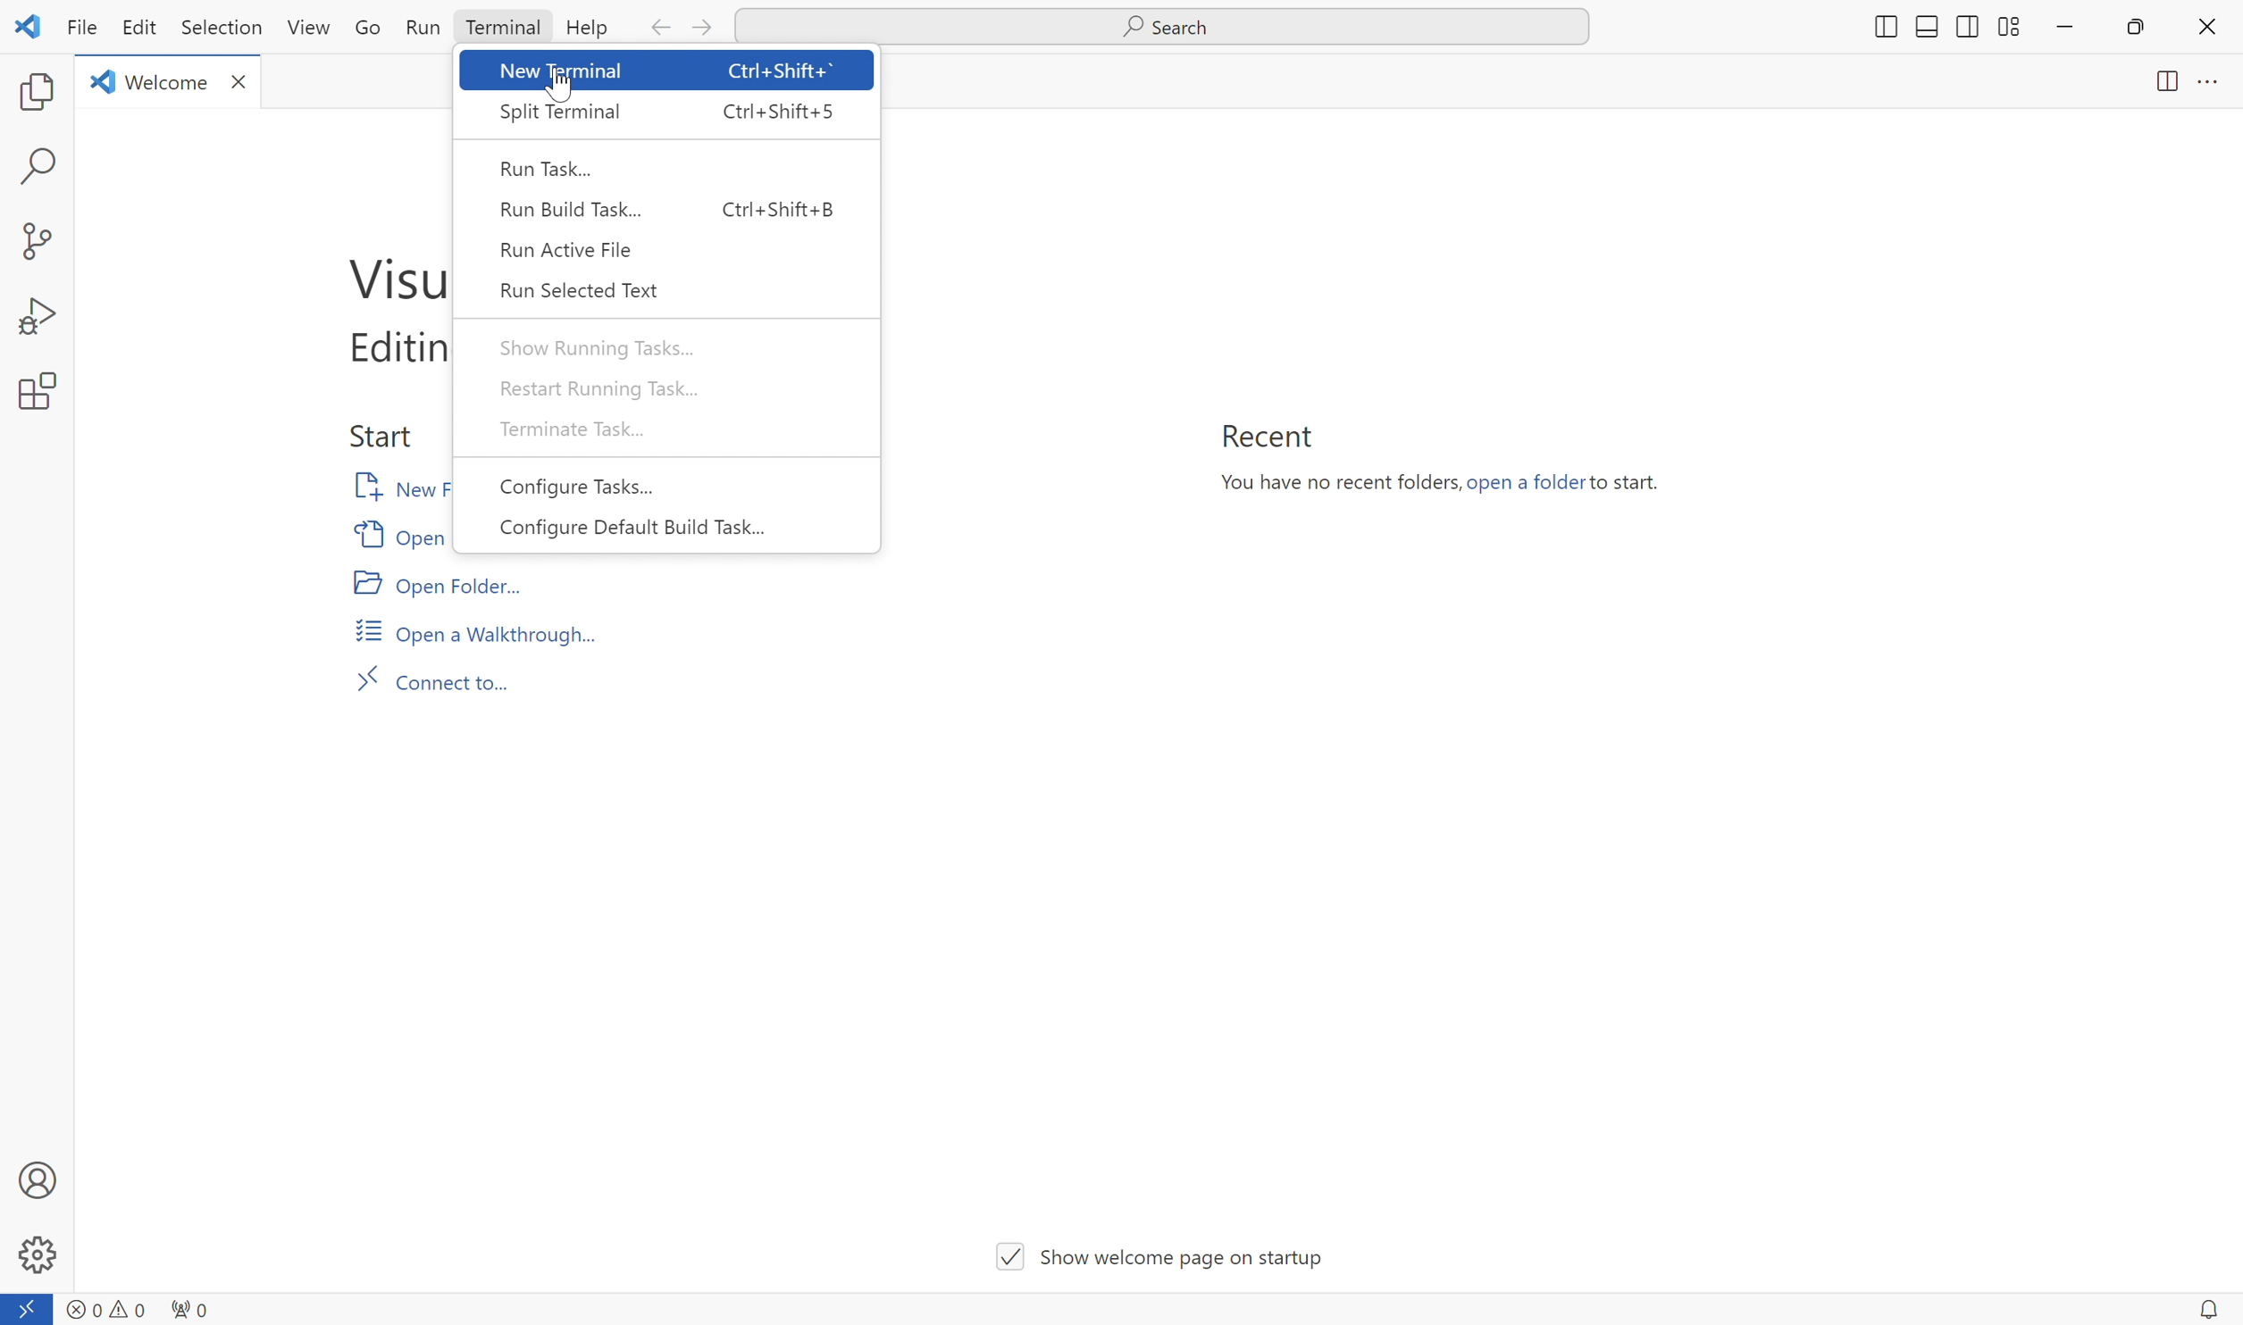 This screenshot has width=2243, height=1325. What do you see at coordinates (192, 1306) in the screenshot?
I see `network` at bounding box center [192, 1306].